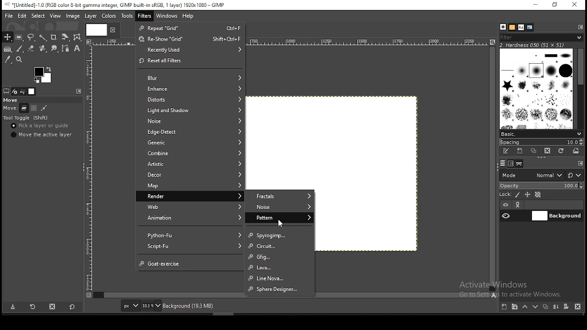 The height and width of the screenshot is (330, 587). What do you see at coordinates (188, 163) in the screenshot?
I see `artistic` at bounding box center [188, 163].